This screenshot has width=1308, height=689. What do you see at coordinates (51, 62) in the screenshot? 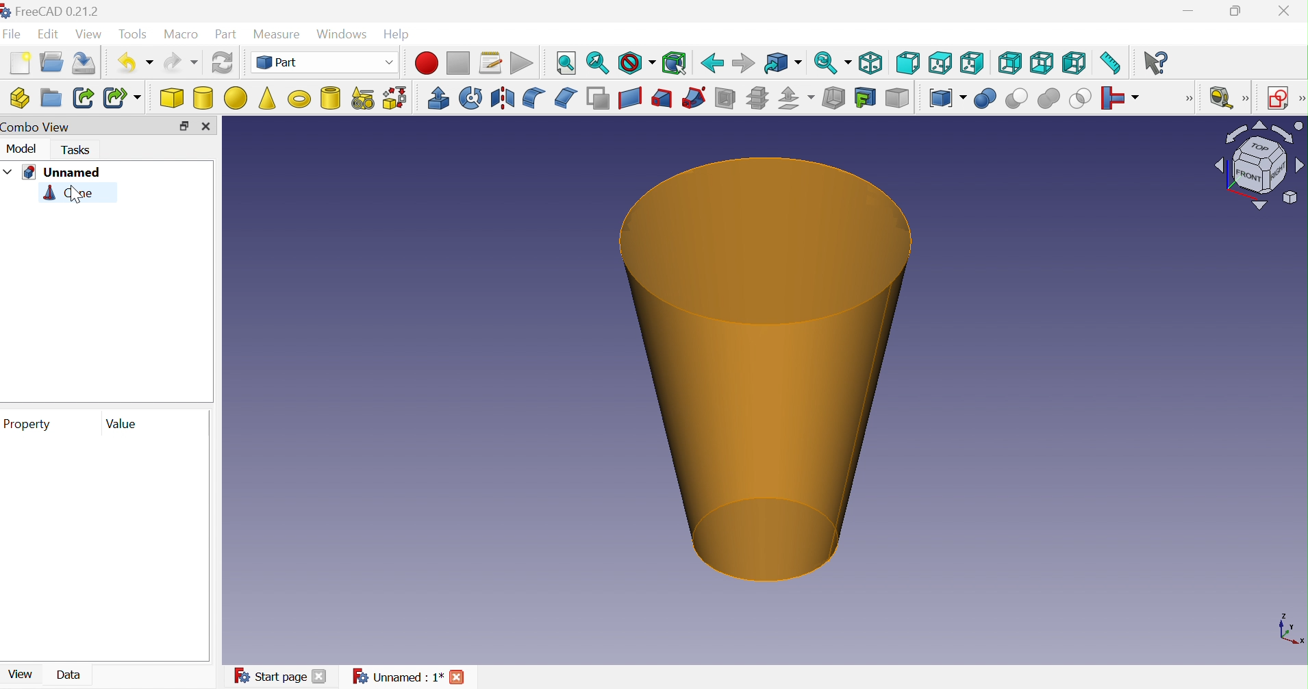
I see `Open` at bounding box center [51, 62].